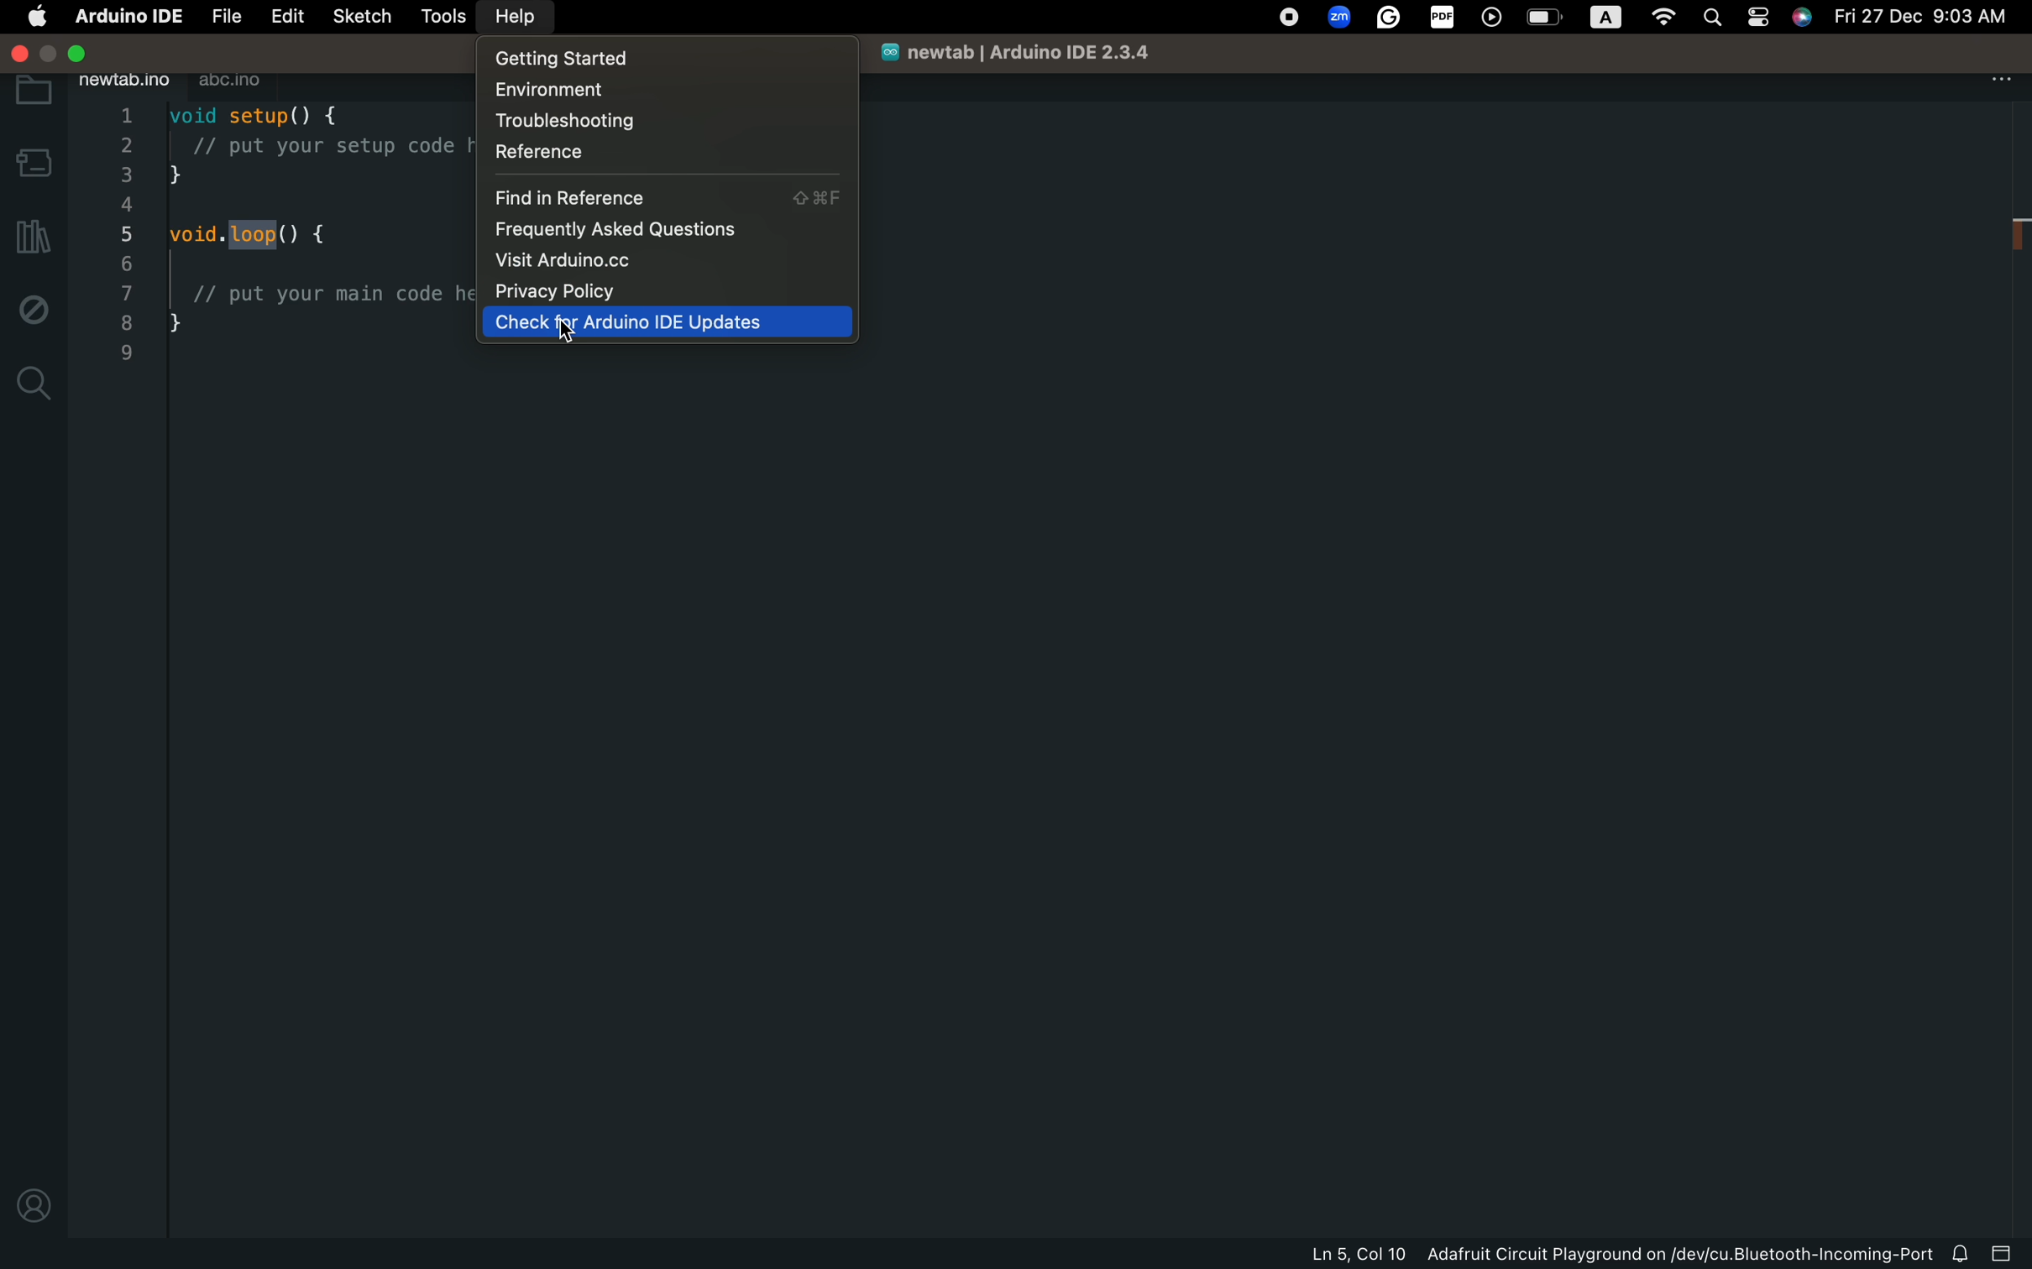  What do you see at coordinates (317, 225) in the screenshot?
I see `code` at bounding box center [317, 225].